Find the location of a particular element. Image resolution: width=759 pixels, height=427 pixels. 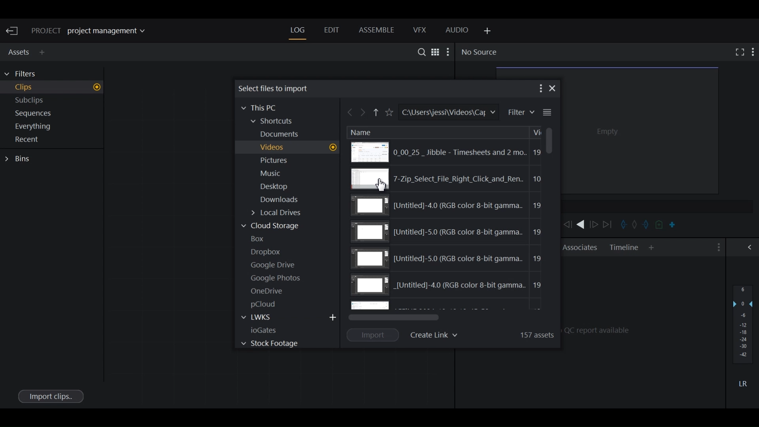

RGB color is located at coordinates (450, 206).